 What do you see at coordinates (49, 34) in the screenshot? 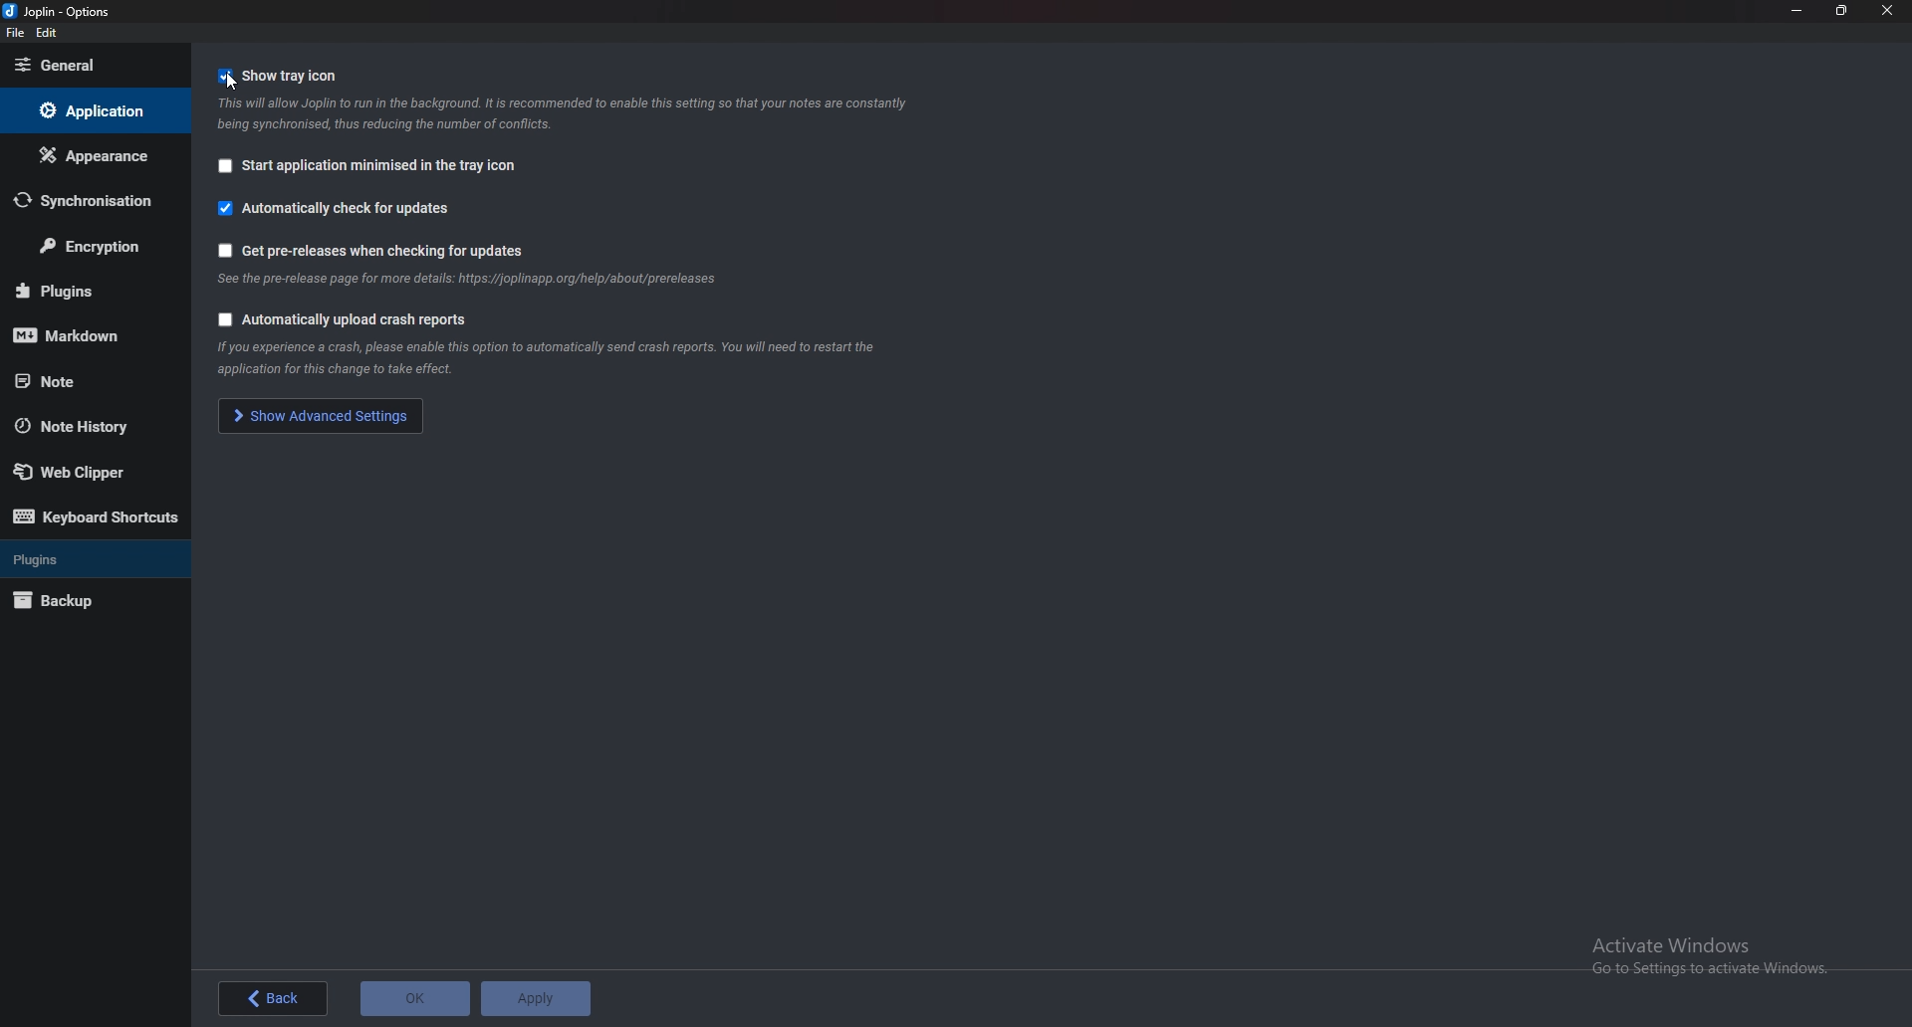
I see `Edit` at bounding box center [49, 34].